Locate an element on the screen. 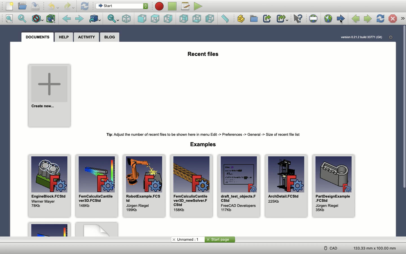  unnamed: 1 is located at coordinates (188, 240).